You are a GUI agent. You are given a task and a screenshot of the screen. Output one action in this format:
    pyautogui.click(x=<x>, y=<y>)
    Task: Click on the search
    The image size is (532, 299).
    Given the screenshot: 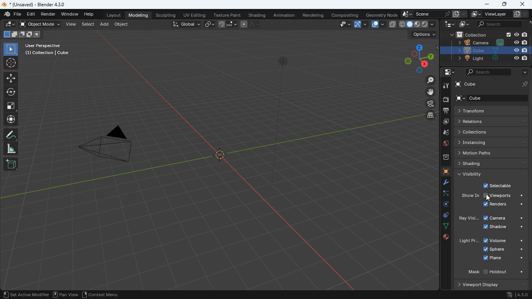 What is the action you would take?
    pyautogui.click(x=484, y=72)
    